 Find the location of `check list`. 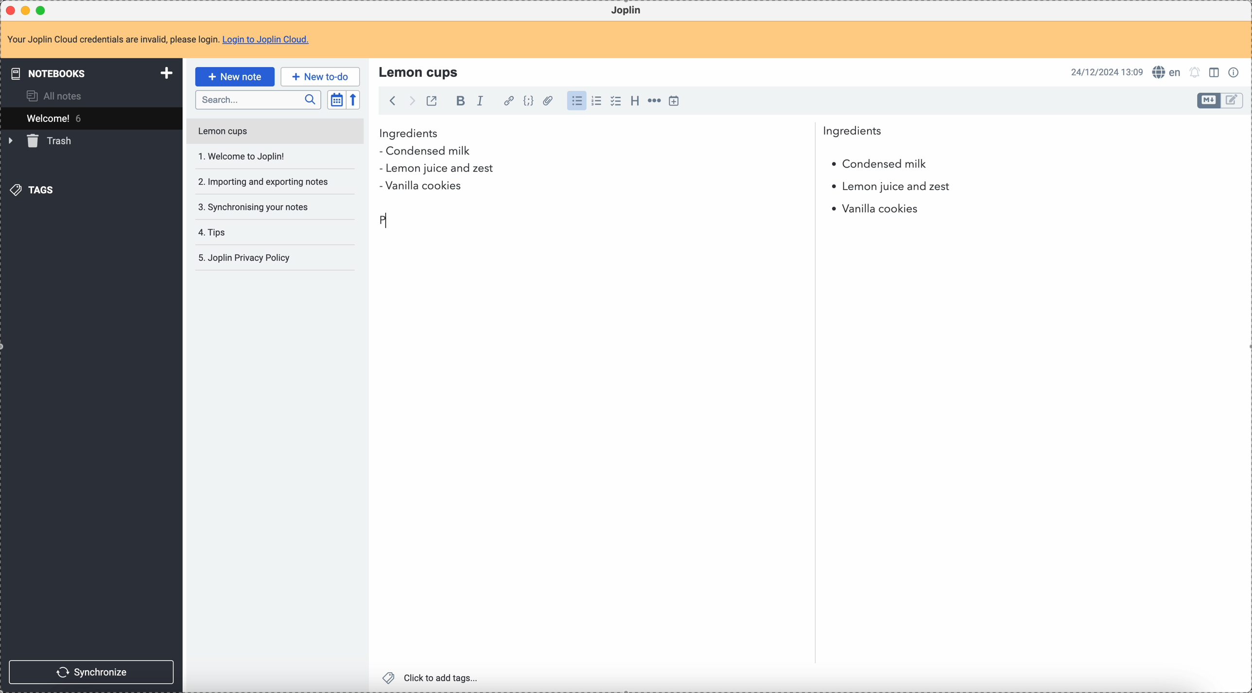

check list is located at coordinates (615, 101).